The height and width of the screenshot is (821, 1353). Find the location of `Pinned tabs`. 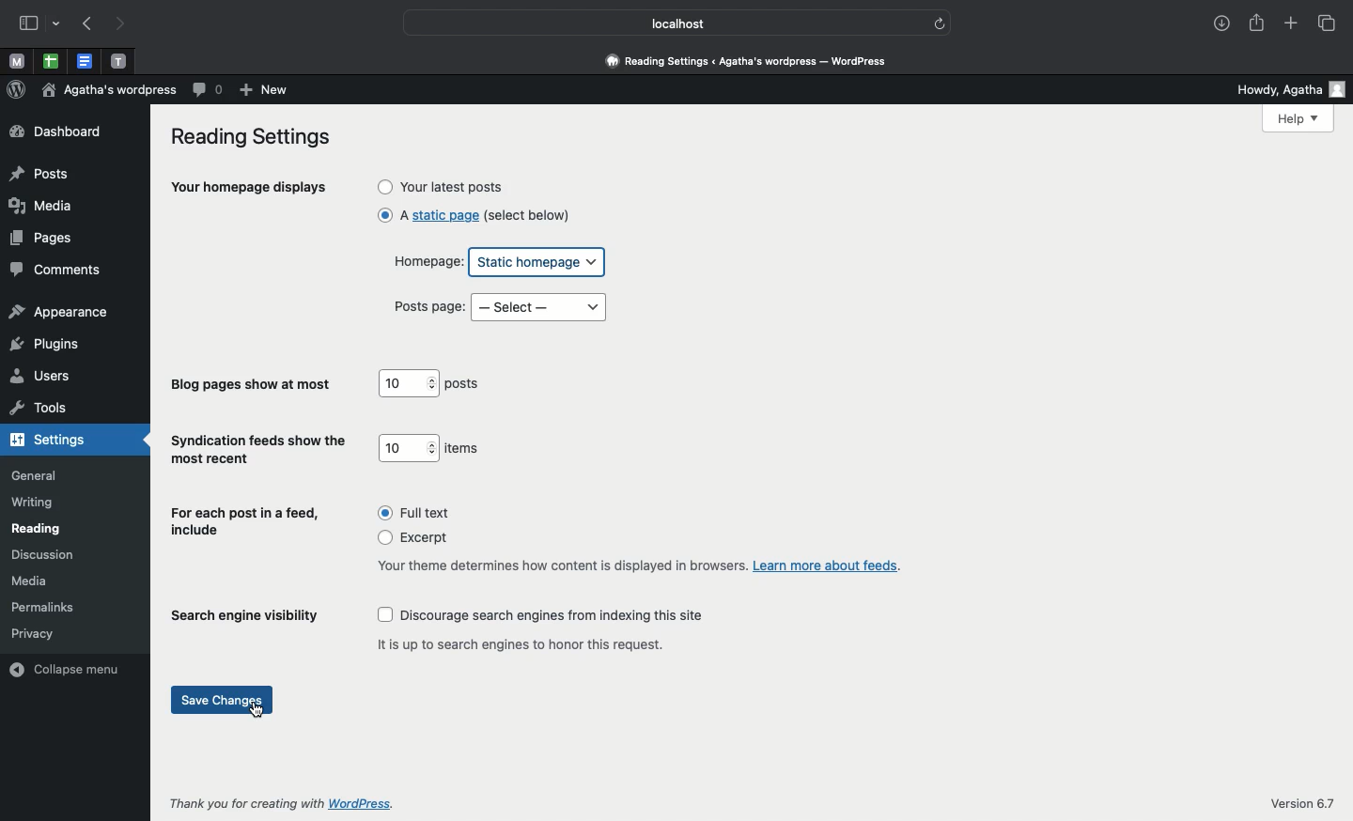

Pinned tabs is located at coordinates (118, 60).